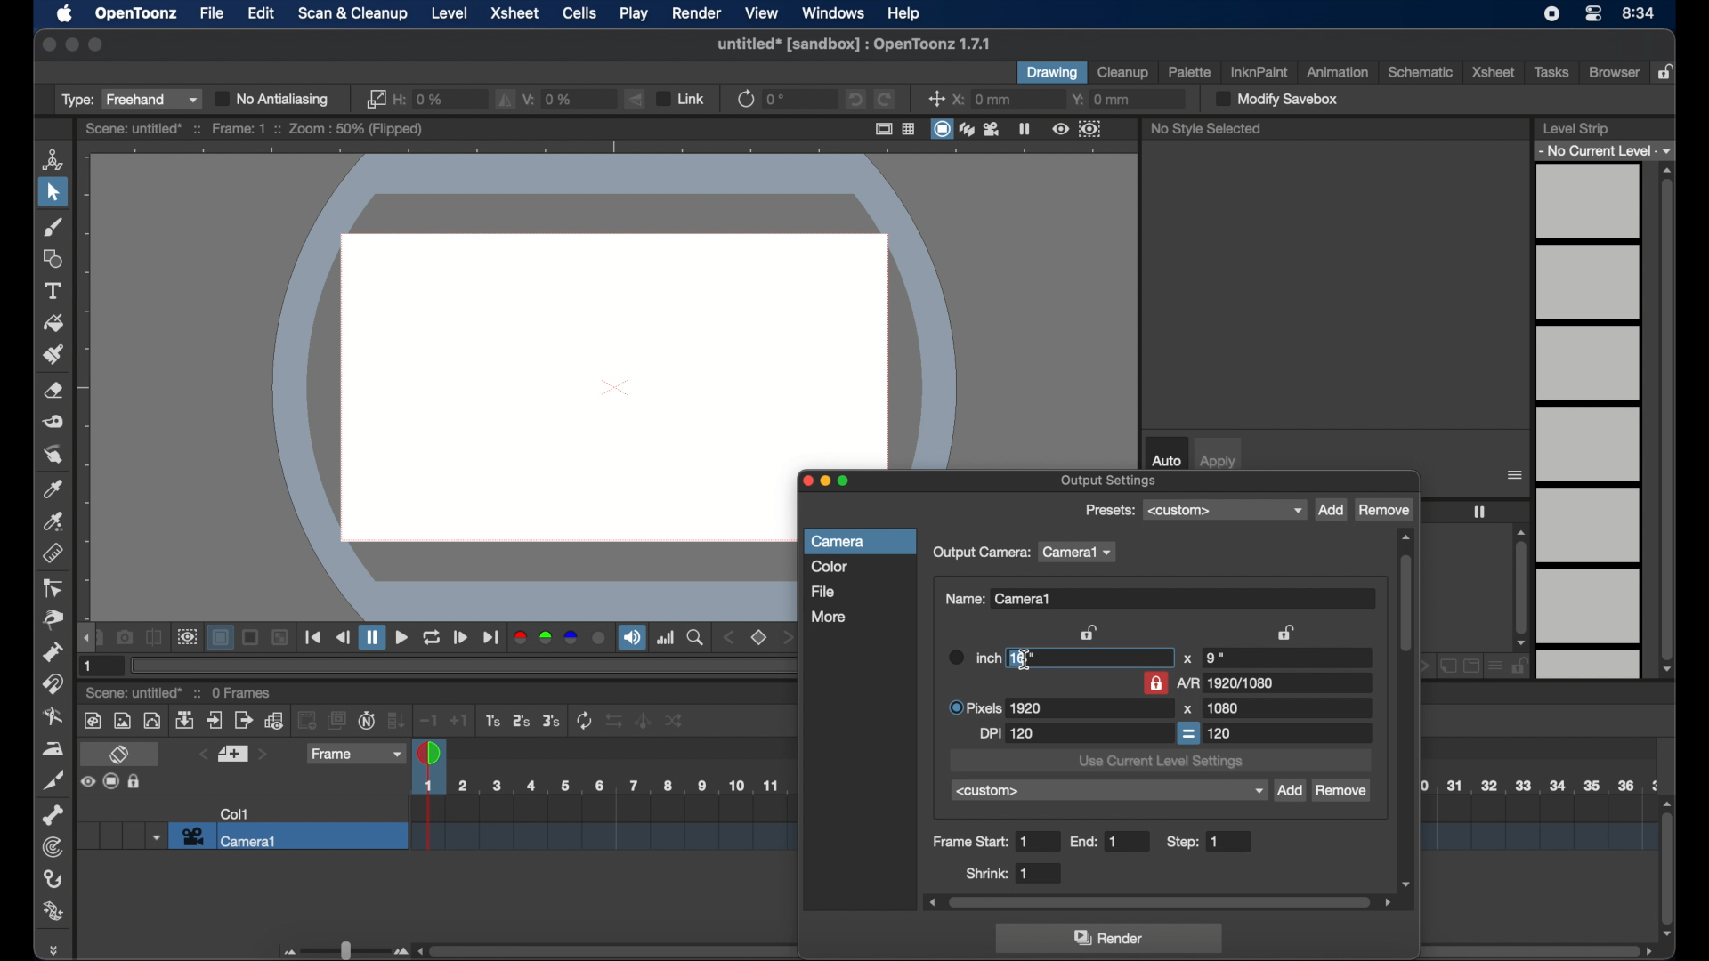  I want to click on type, so click(129, 99).